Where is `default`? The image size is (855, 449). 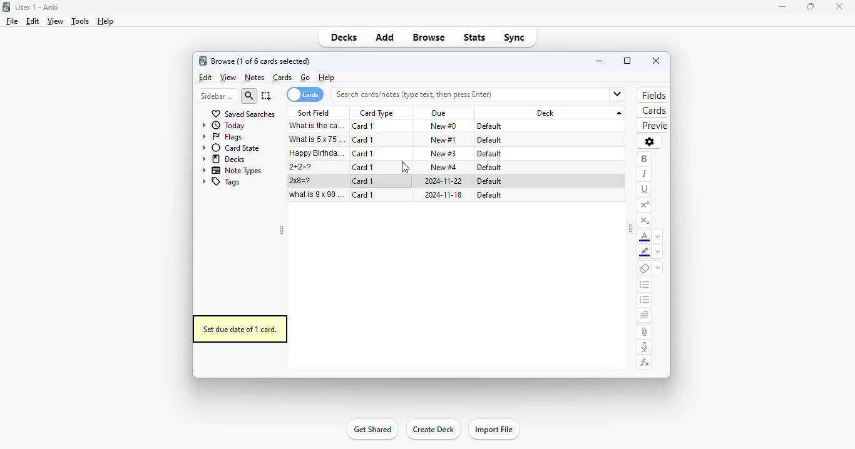
default is located at coordinates (489, 140).